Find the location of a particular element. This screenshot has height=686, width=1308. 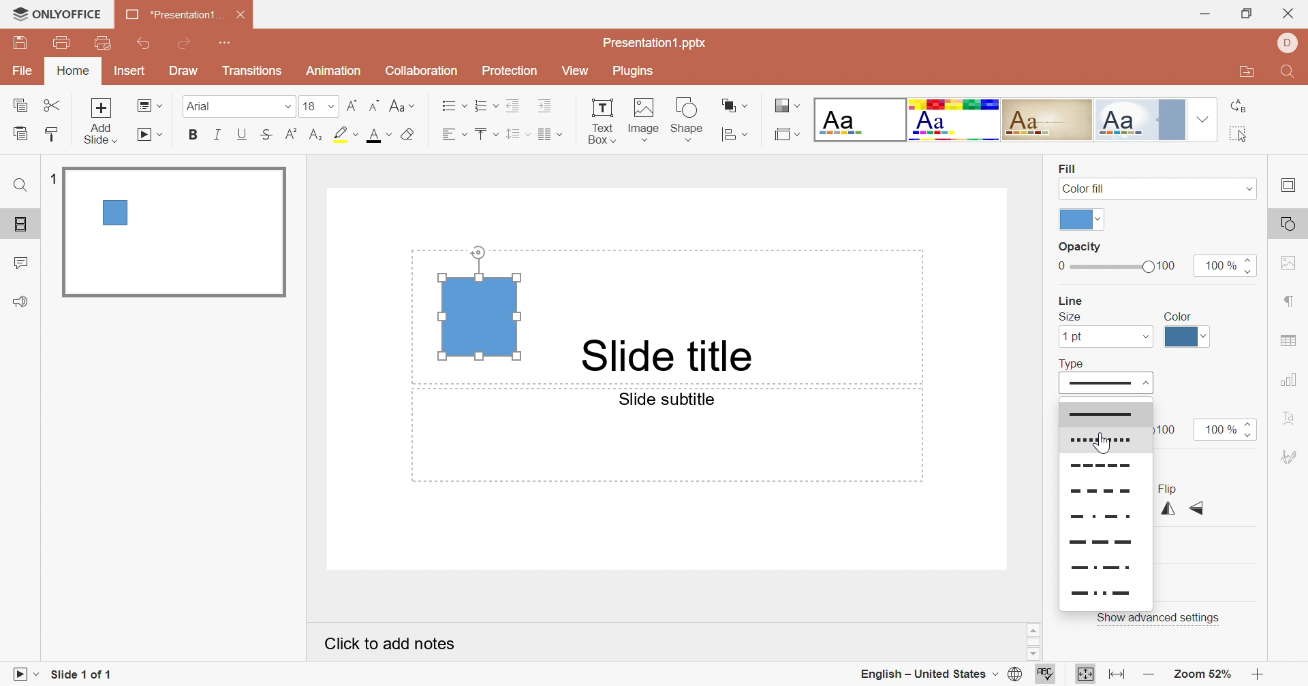

Change color theme is located at coordinates (785, 106).